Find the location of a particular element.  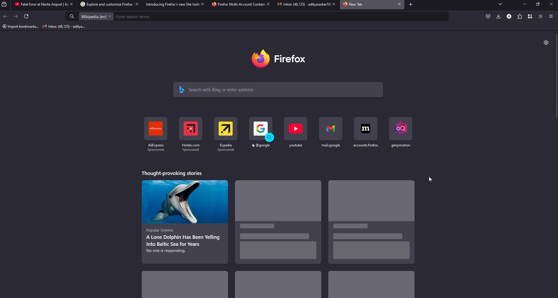

search is located at coordinates (72, 17).